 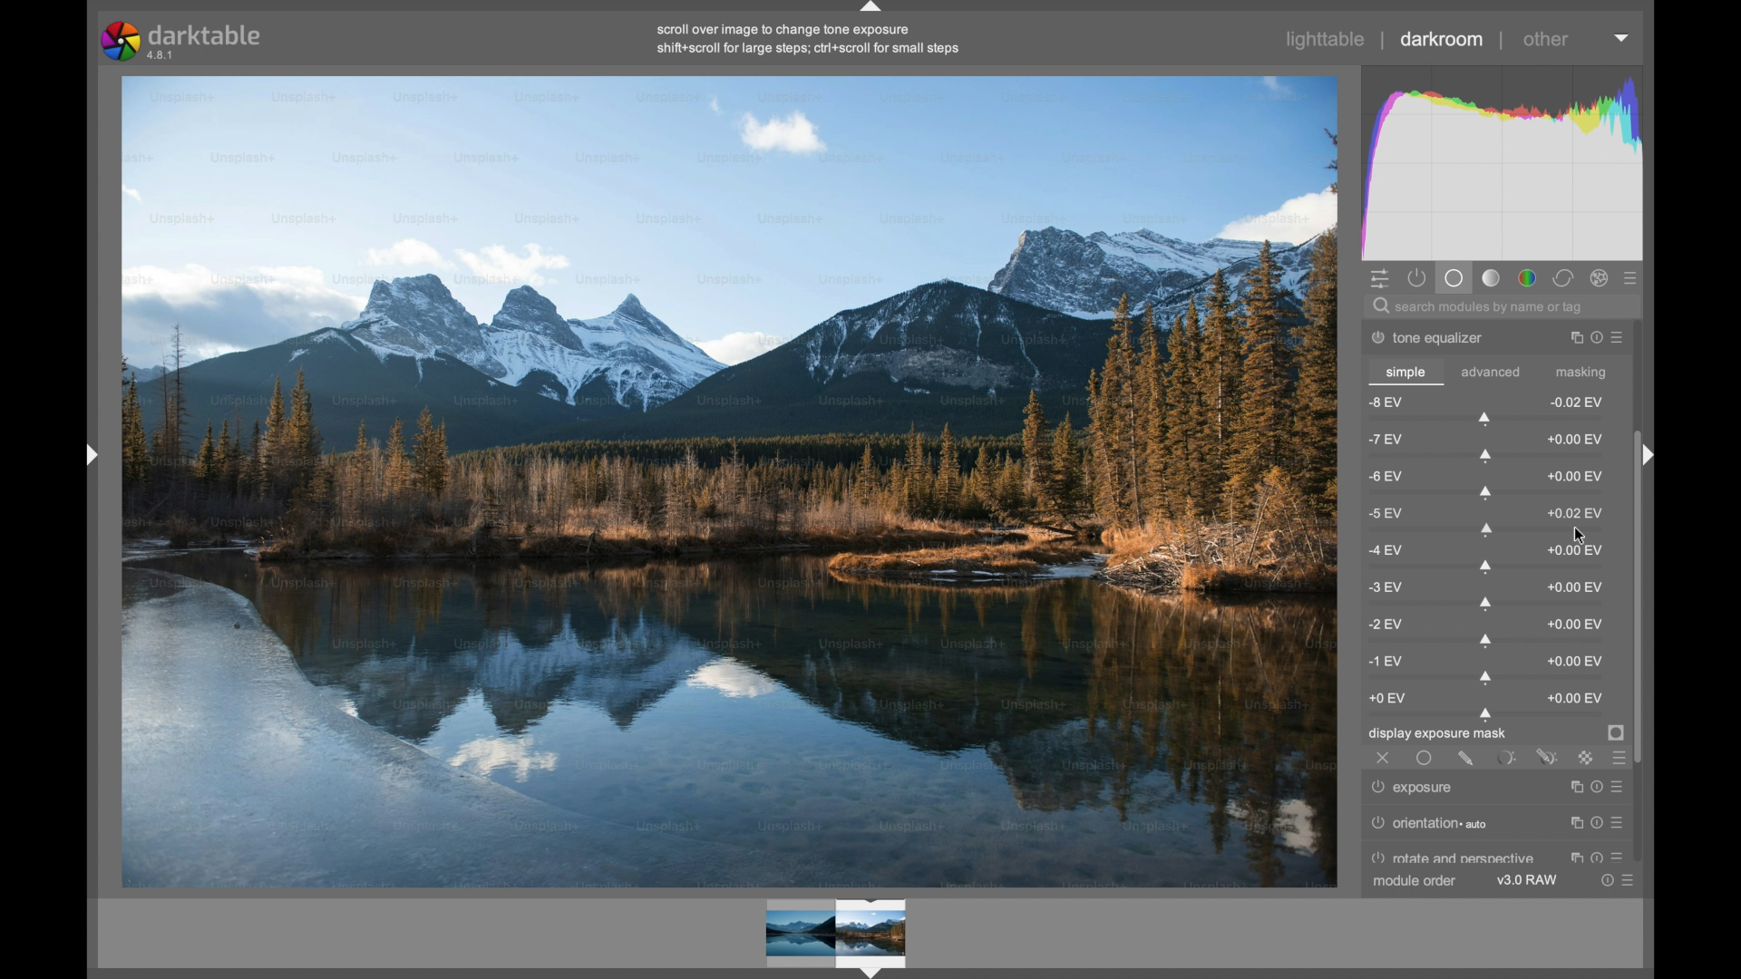 What do you see at coordinates (1402, 373) in the screenshot?
I see `simple` at bounding box center [1402, 373].